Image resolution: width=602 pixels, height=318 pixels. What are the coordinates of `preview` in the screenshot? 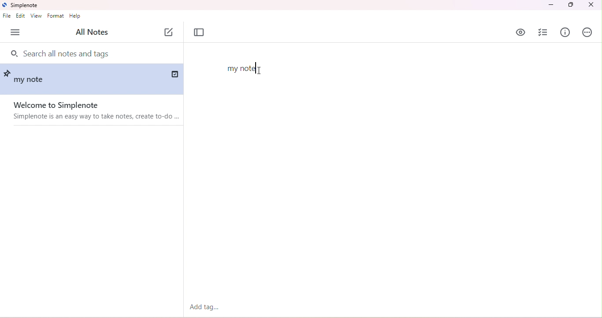 It's located at (521, 32).